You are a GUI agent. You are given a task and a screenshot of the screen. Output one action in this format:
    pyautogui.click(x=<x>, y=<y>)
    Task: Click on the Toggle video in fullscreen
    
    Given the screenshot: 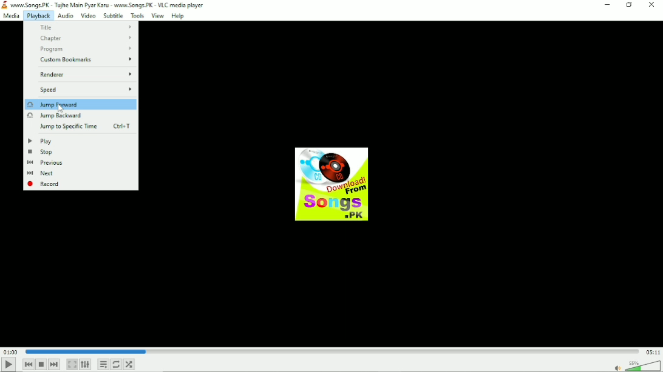 What is the action you would take?
    pyautogui.click(x=72, y=365)
    